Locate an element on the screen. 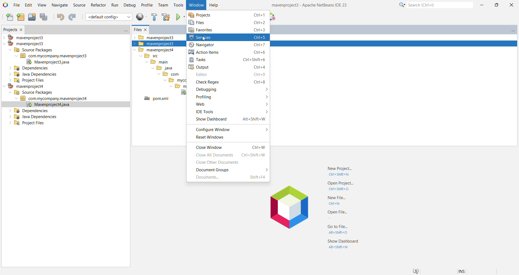 Image resolution: width=519 pixels, height=275 pixels. Edit is located at coordinates (28, 5).